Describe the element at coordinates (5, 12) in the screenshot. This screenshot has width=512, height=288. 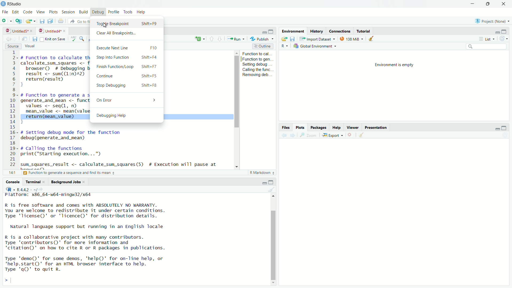
I see `File` at that location.